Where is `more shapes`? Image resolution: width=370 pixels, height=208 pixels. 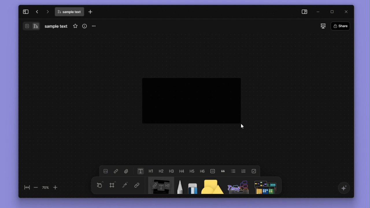 more shapes is located at coordinates (267, 185).